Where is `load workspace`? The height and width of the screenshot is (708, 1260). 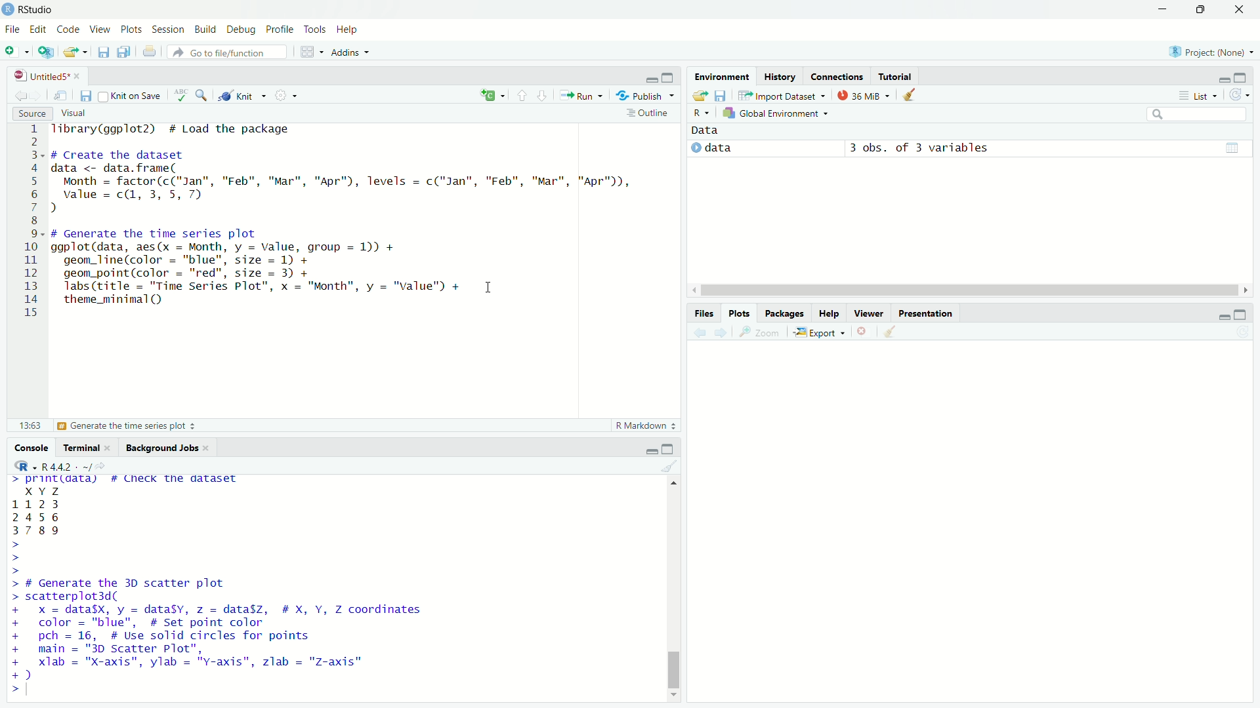 load workspace is located at coordinates (702, 96).